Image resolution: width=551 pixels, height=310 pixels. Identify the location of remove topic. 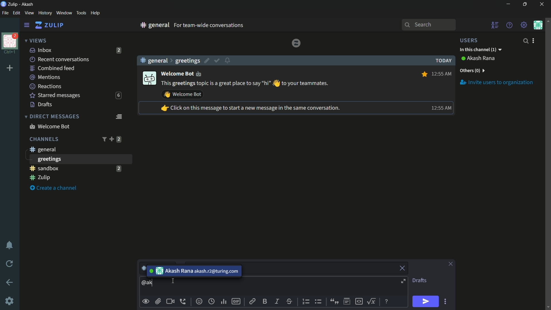
(403, 268).